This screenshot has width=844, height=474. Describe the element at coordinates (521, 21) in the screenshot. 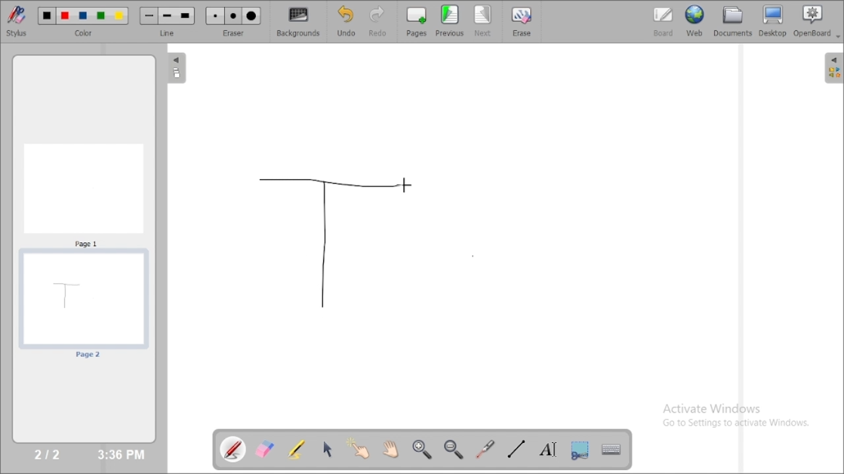

I see `erase` at that location.